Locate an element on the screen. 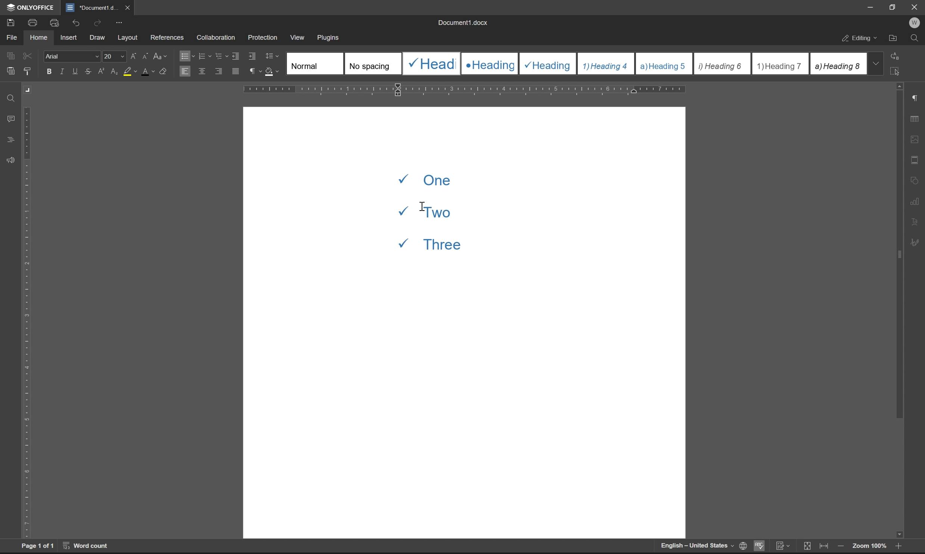 The height and width of the screenshot is (554, 925). header & footer settings is located at coordinates (914, 159).